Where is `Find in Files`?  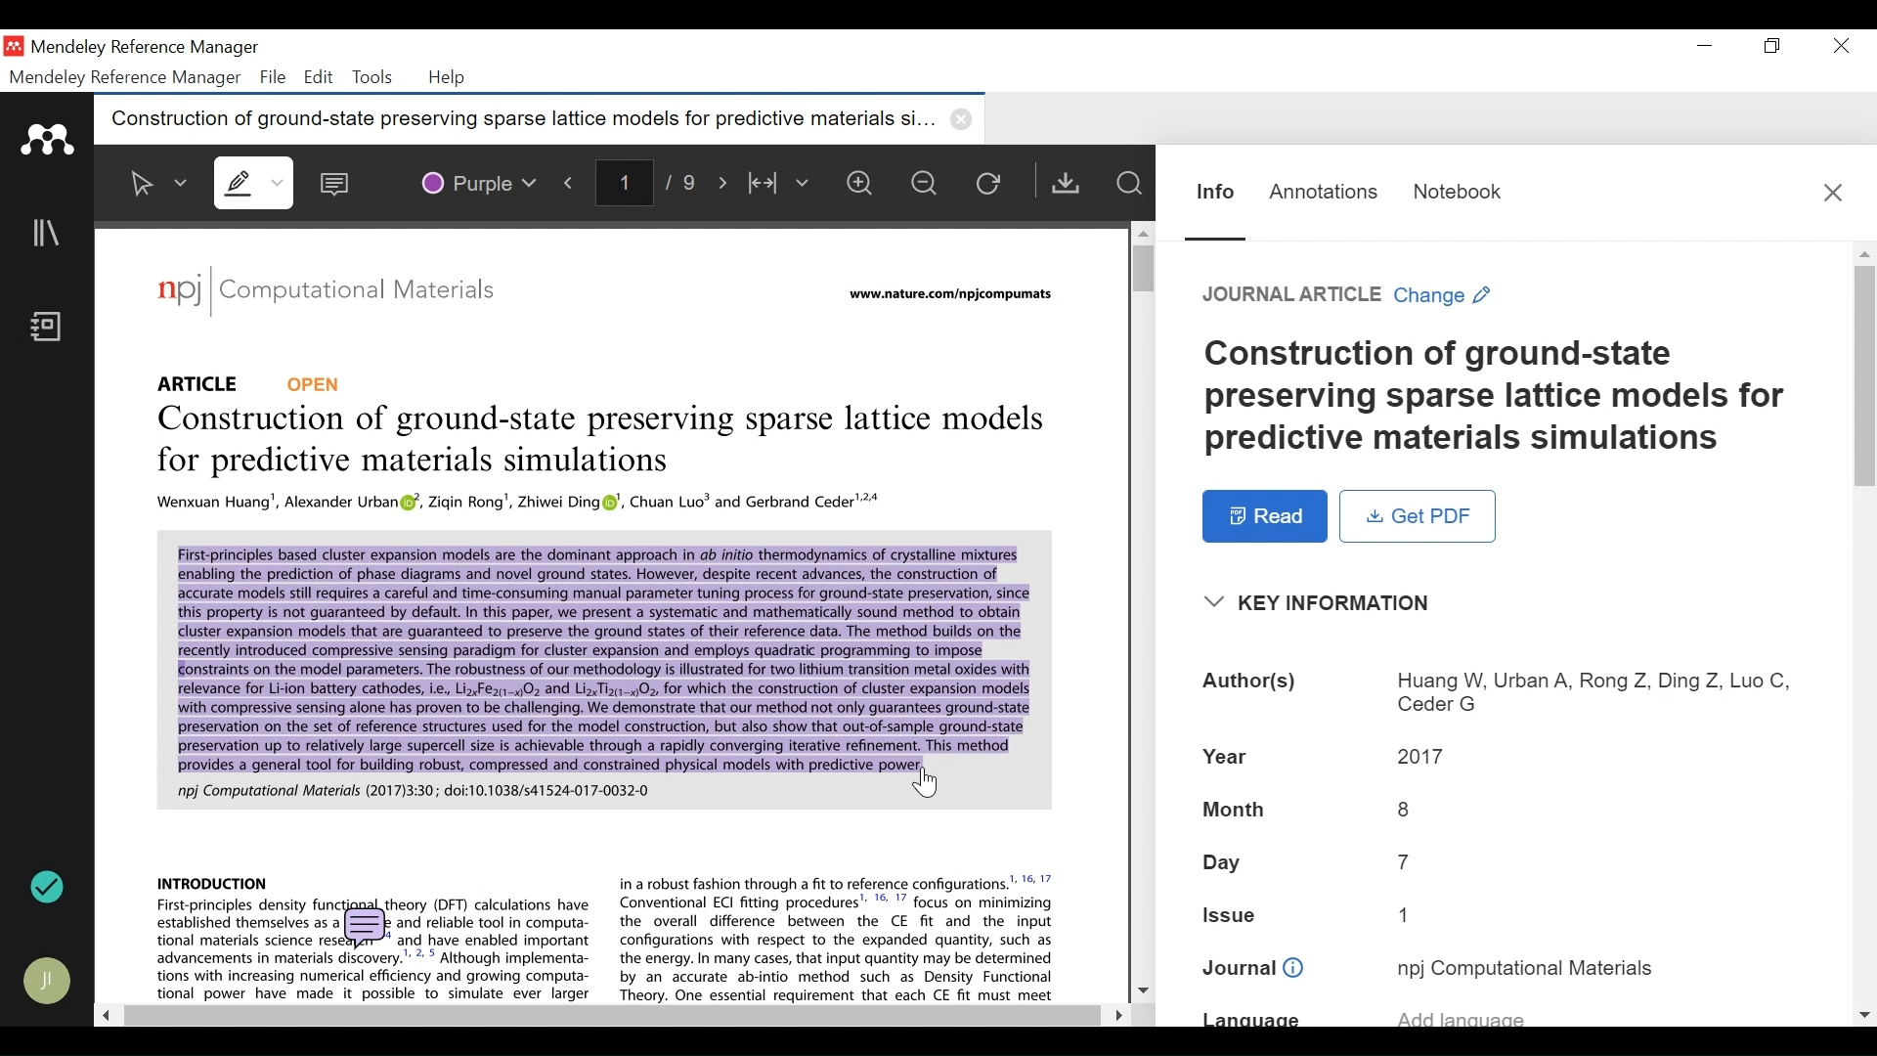 Find in Files is located at coordinates (1128, 183).